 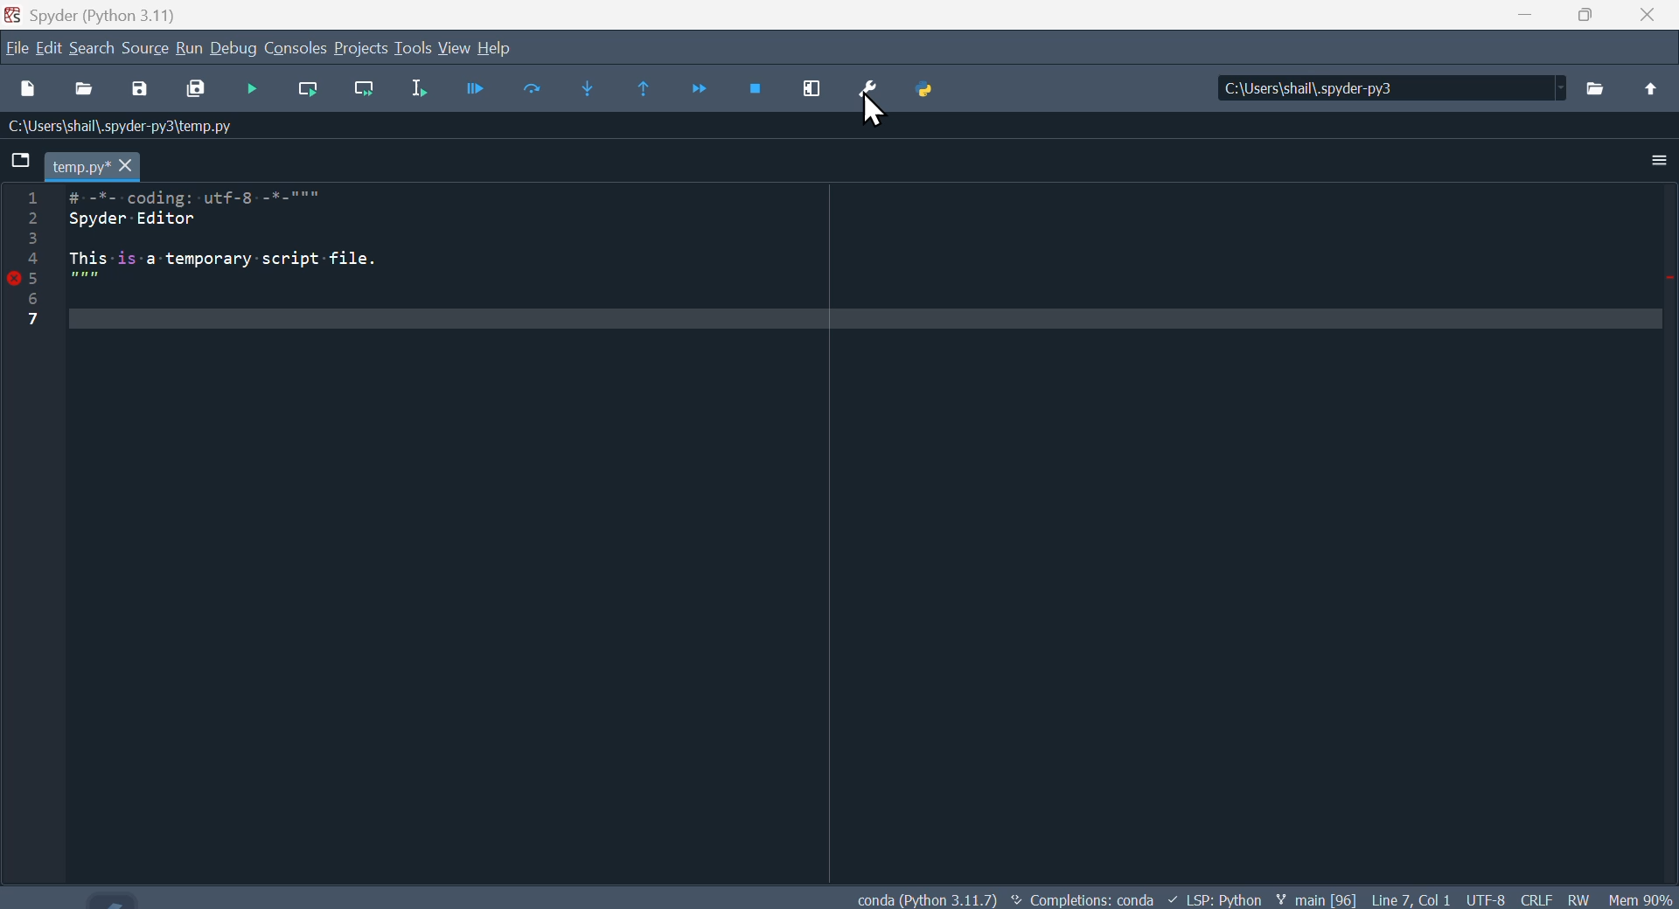 I want to click on Run cell, so click(x=533, y=91).